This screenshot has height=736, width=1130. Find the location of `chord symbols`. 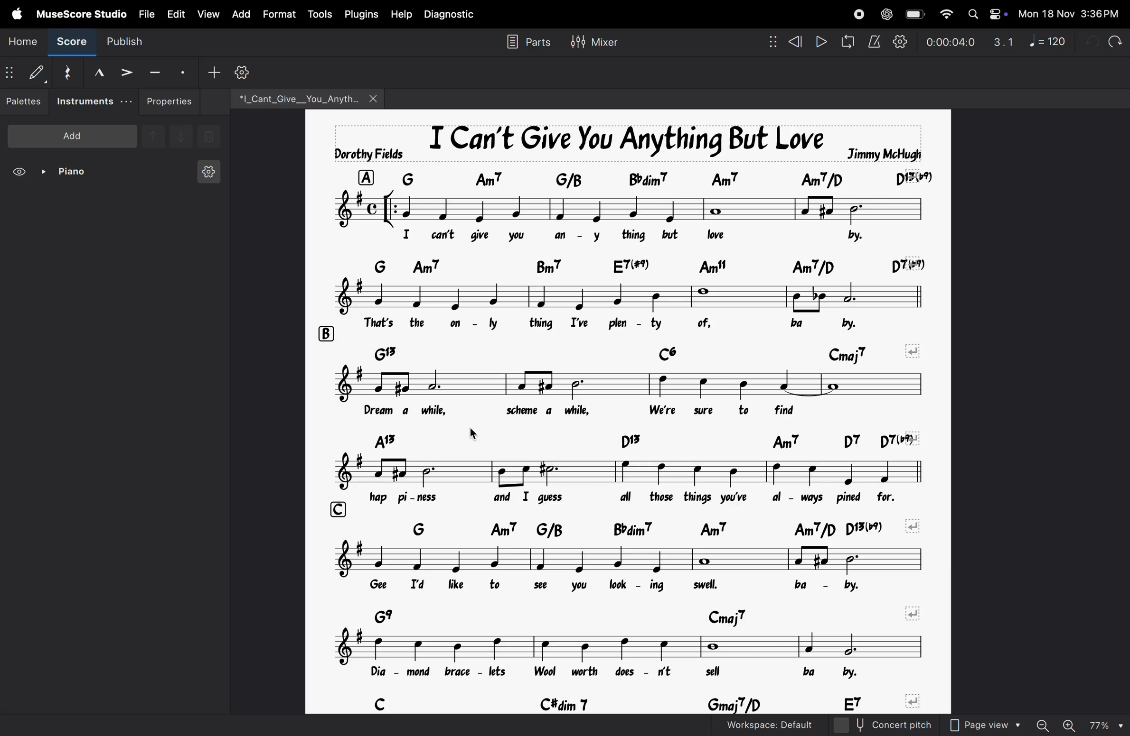

chord symbols is located at coordinates (649, 263).